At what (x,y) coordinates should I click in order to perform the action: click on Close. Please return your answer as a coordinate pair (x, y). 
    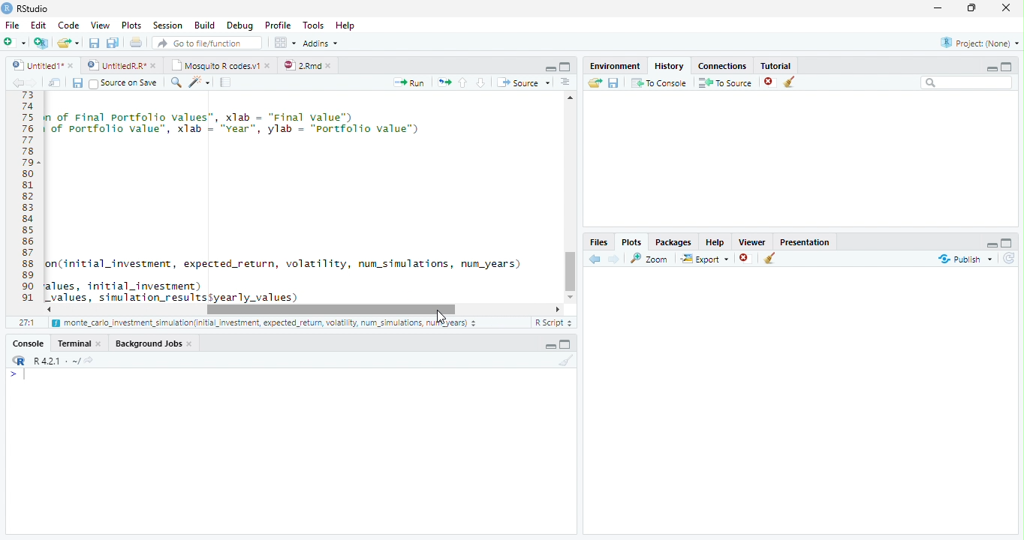
    Looking at the image, I should click on (1007, 9).